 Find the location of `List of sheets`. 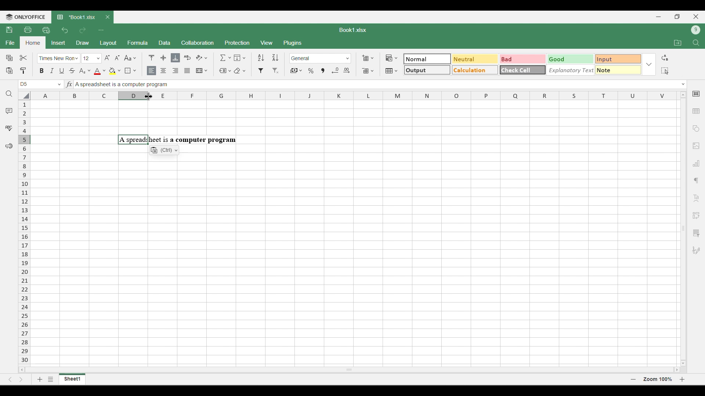

List of sheets is located at coordinates (51, 379).